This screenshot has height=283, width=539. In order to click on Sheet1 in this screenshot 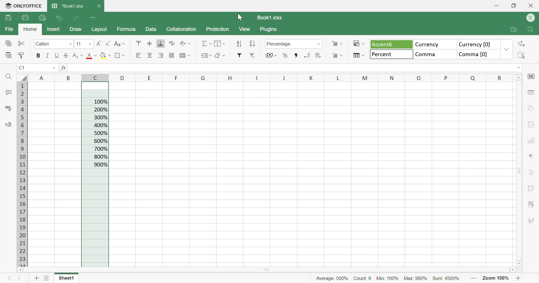, I will do `click(65, 278)`.